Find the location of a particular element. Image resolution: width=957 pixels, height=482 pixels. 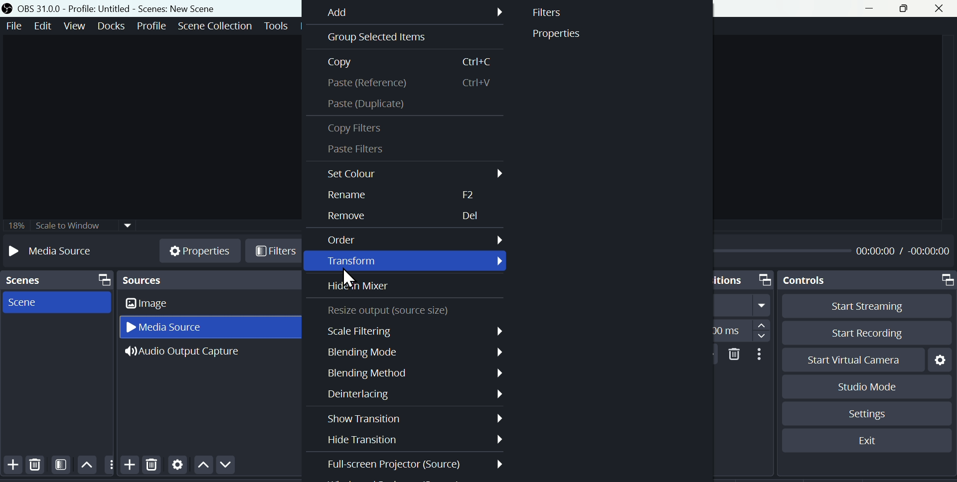

minimise is located at coordinates (875, 8).